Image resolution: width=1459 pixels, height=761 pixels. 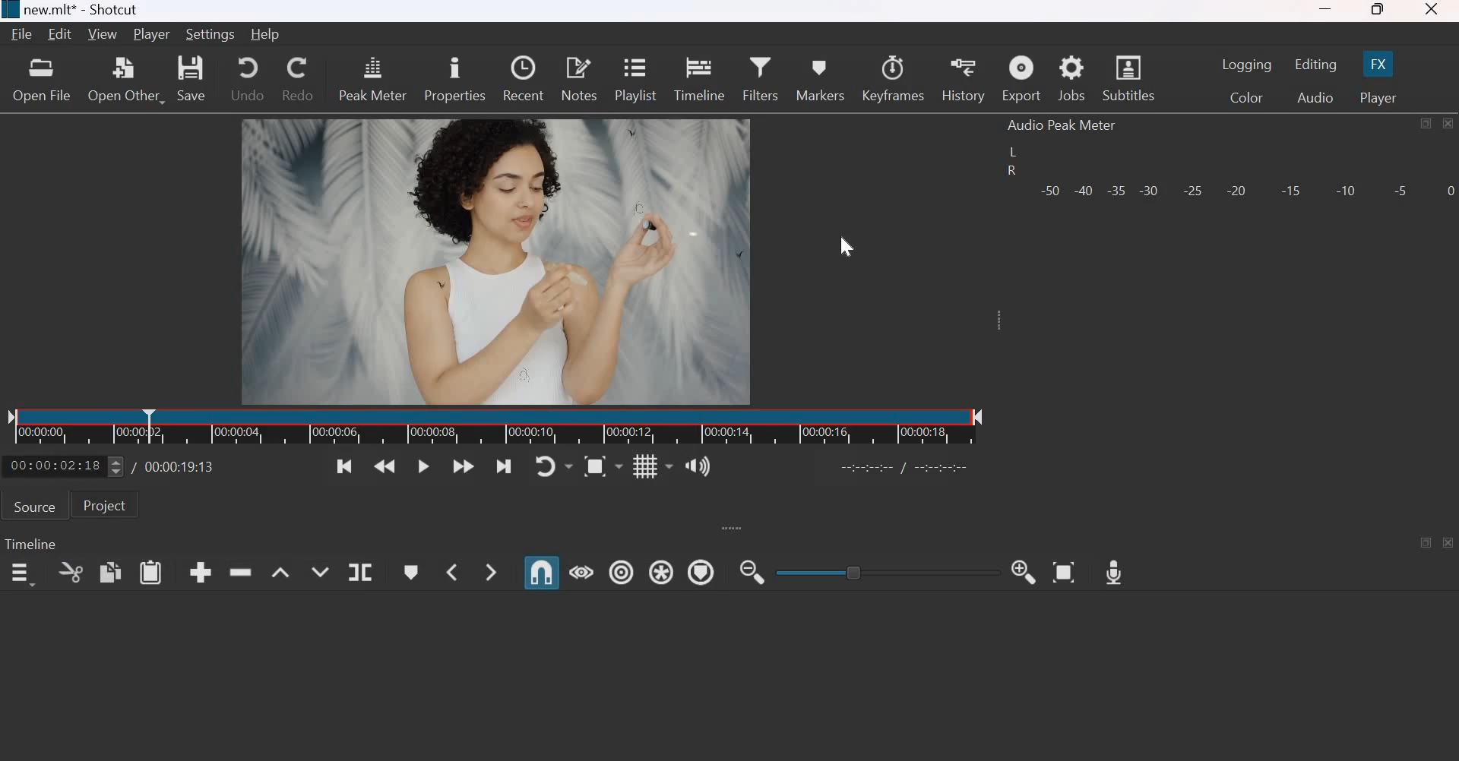 What do you see at coordinates (449, 571) in the screenshot?
I see `Previous Marker` at bounding box center [449, 571].